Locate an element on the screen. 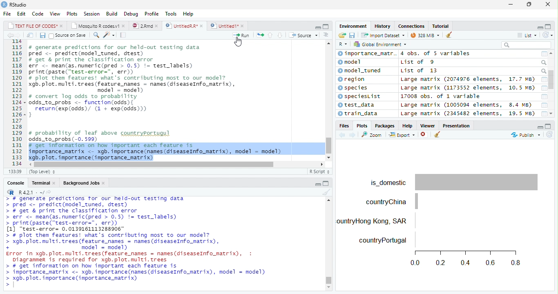  Restore Down is located at coordinates (529, 4).